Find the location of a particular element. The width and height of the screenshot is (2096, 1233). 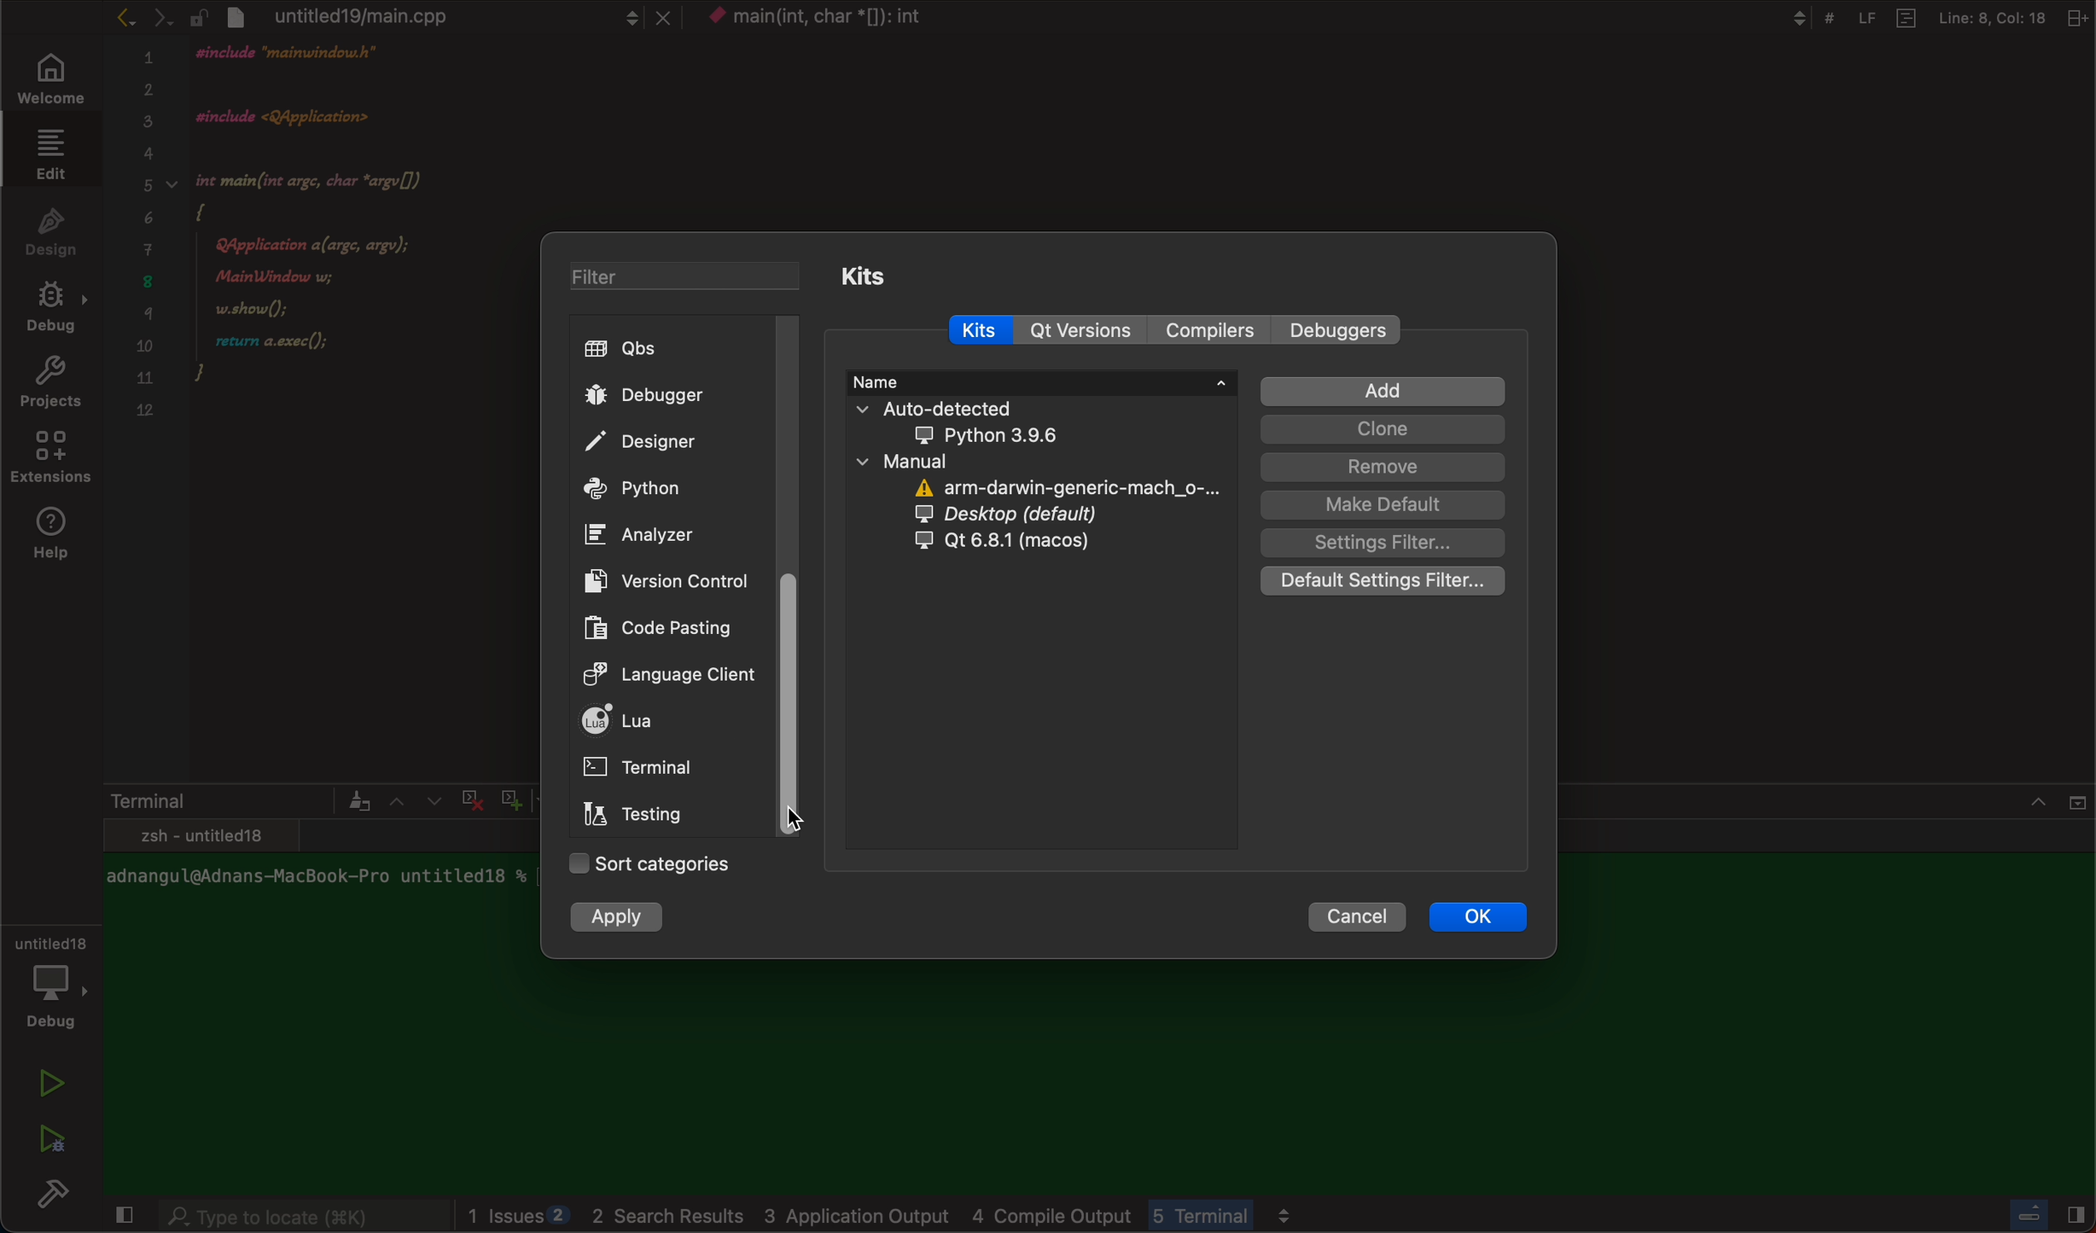

language client is located at coordinates (654, 672).